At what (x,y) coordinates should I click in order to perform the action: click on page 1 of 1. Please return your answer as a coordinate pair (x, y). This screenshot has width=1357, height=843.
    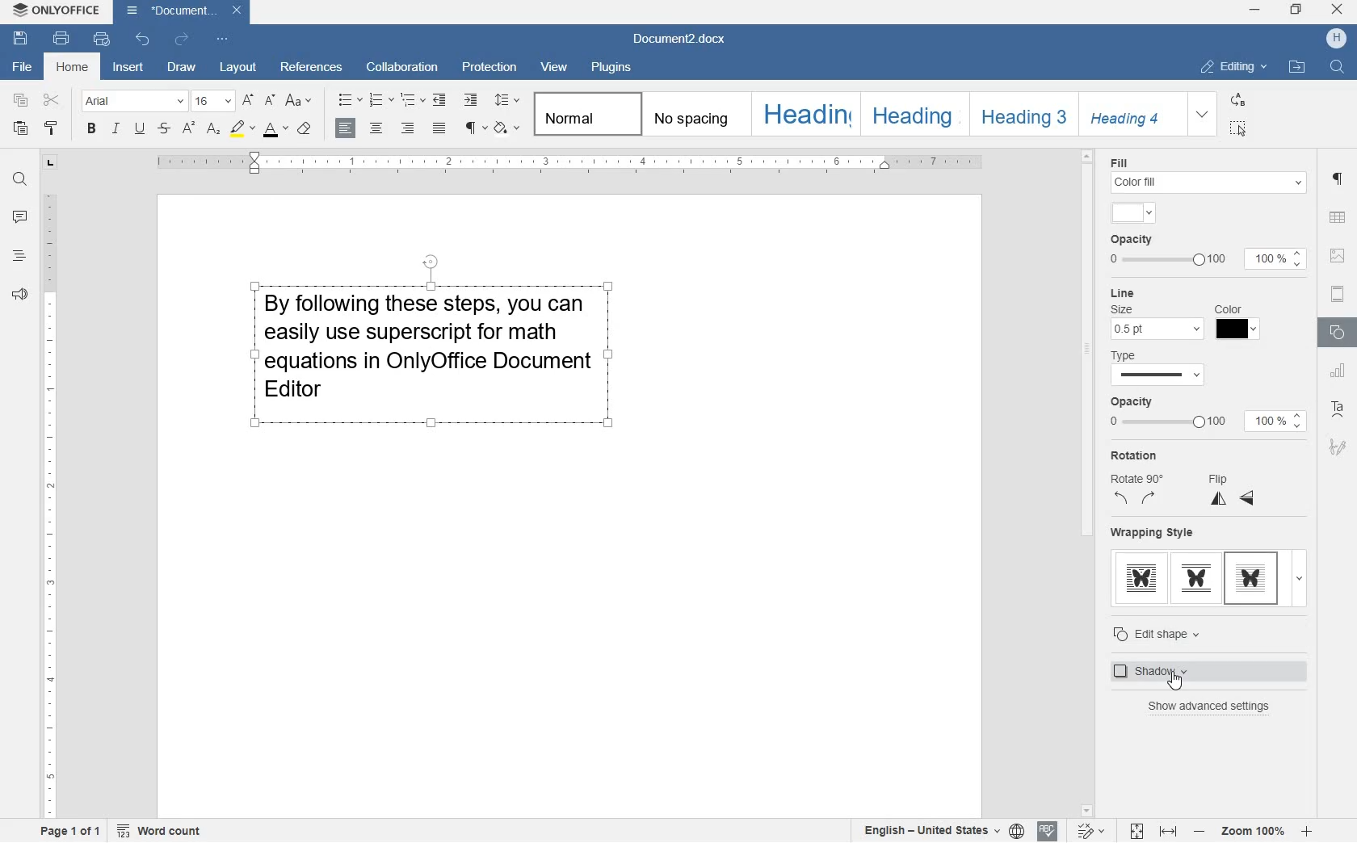
    Looking at the image, I should click on (74, 833).